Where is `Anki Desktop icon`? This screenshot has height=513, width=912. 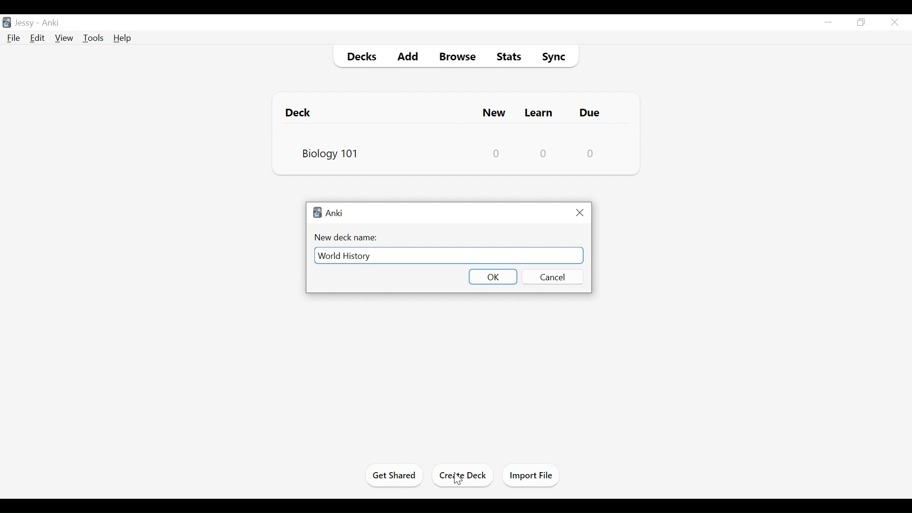
Anki Desktop icon is located at coordinates (8, 23).